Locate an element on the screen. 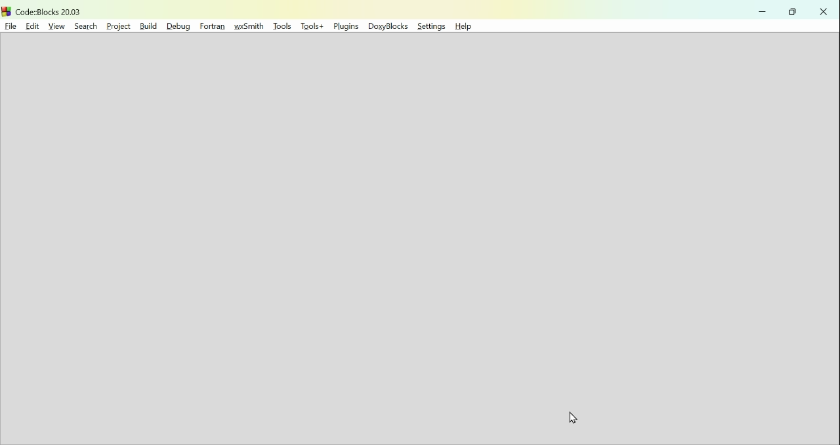 The width and height of the screenshot is (840, 445). Debug is located at coordinates (177, 25).